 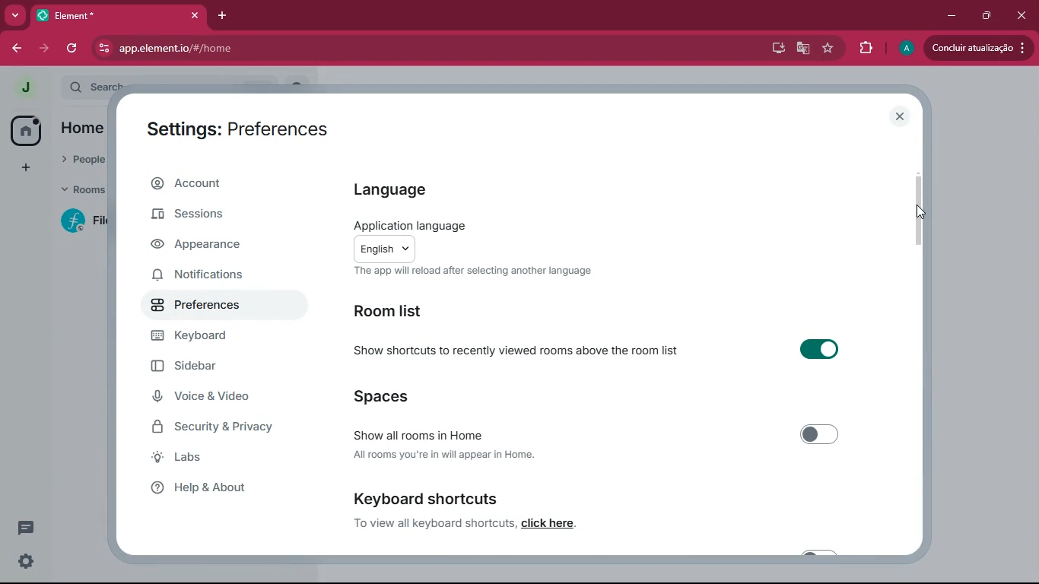 I want to click on add tab, so click(x=223, y=17).